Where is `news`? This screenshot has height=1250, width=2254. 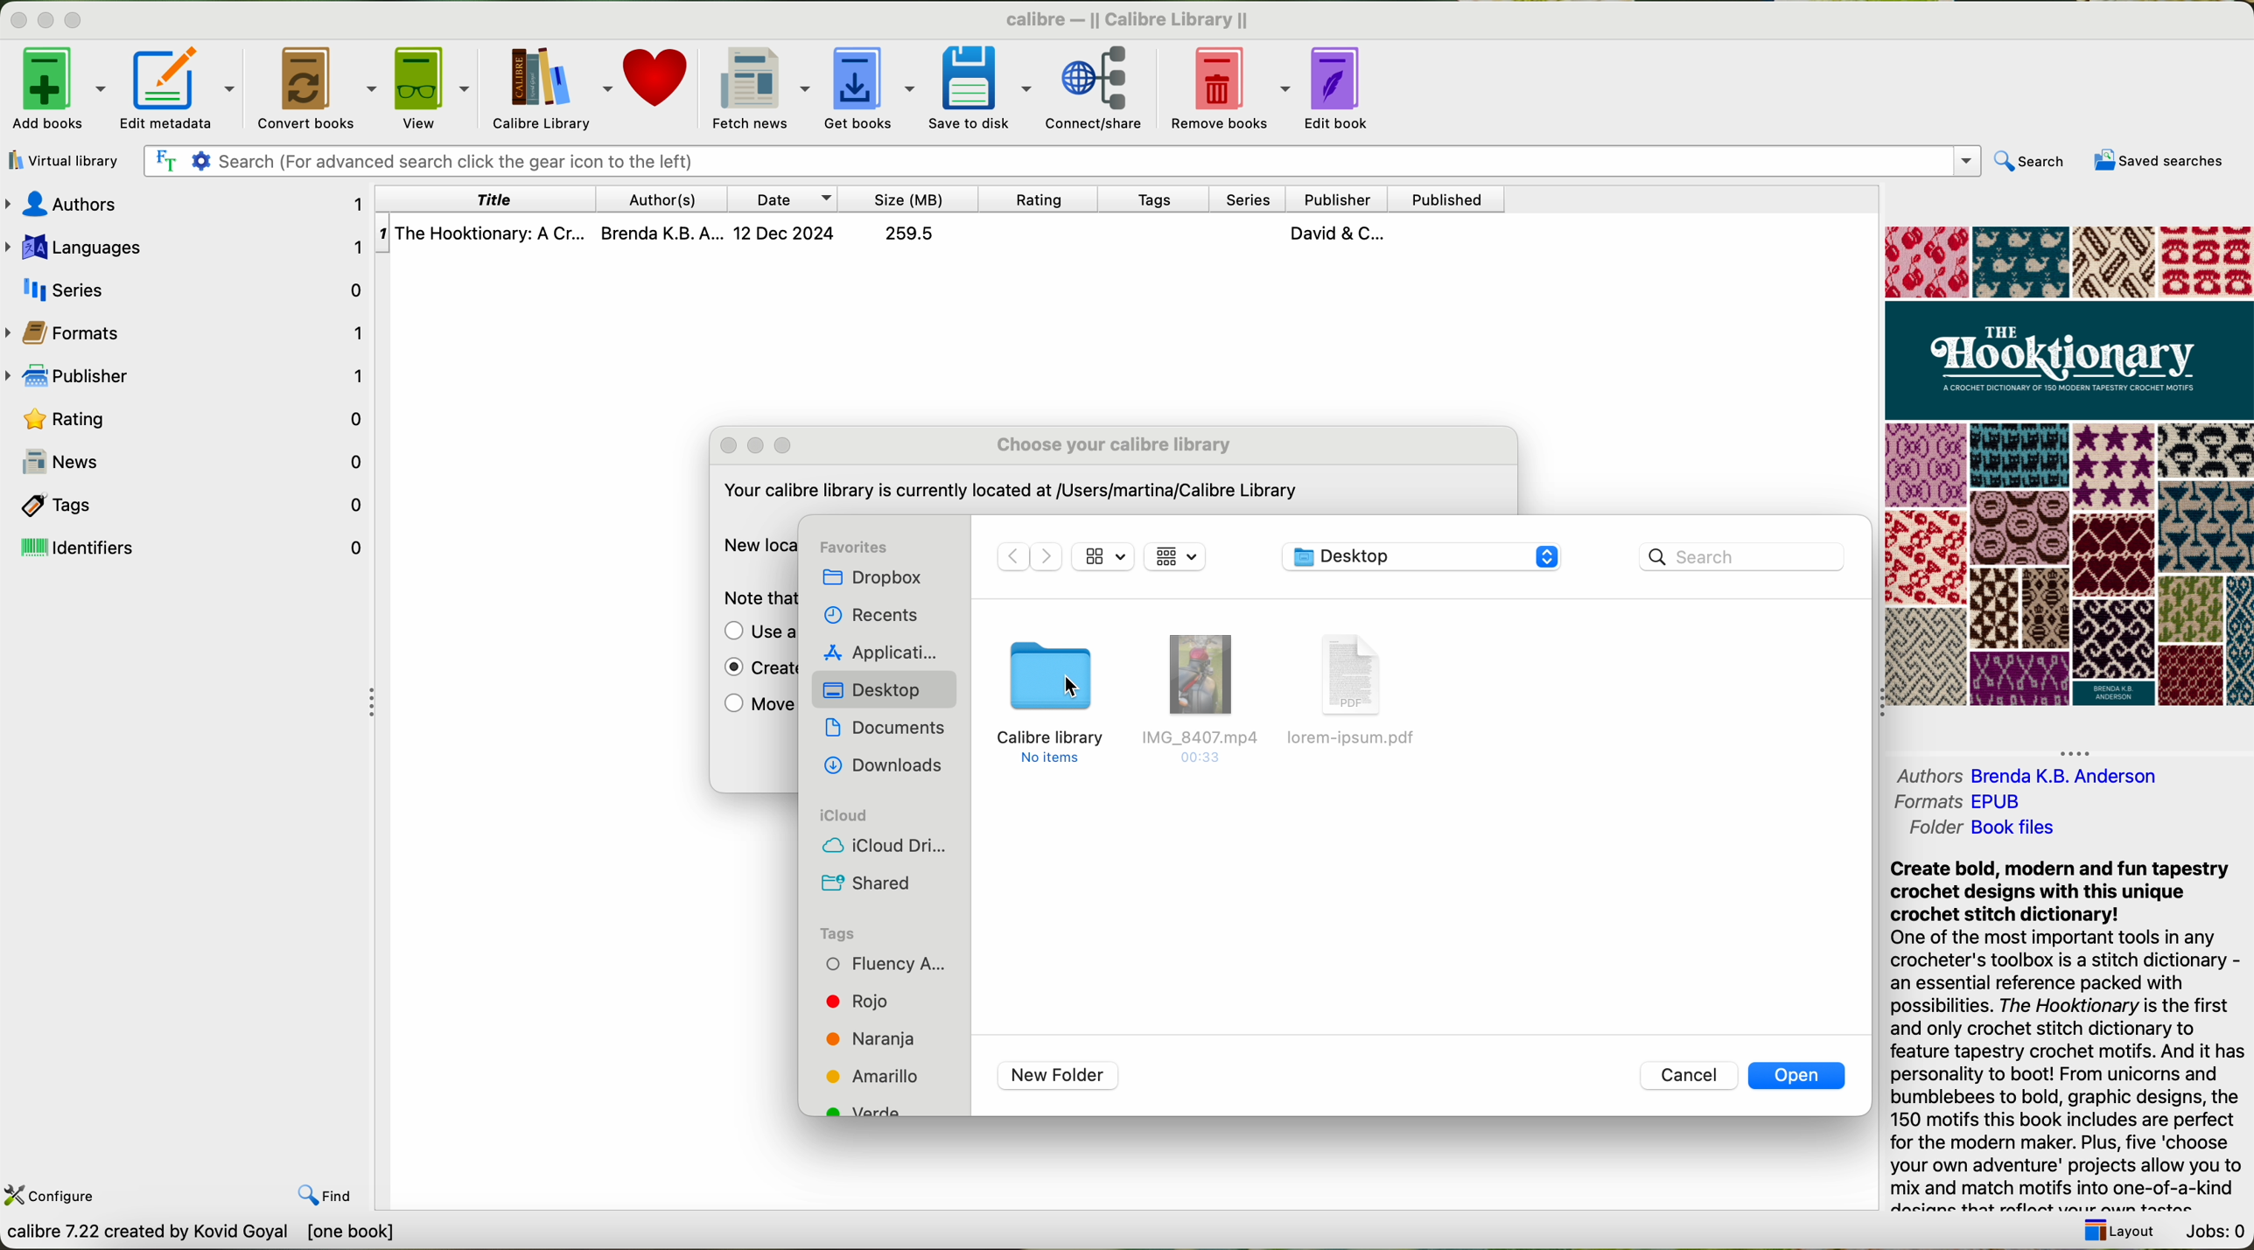 news is located at coordinates (203, 462).